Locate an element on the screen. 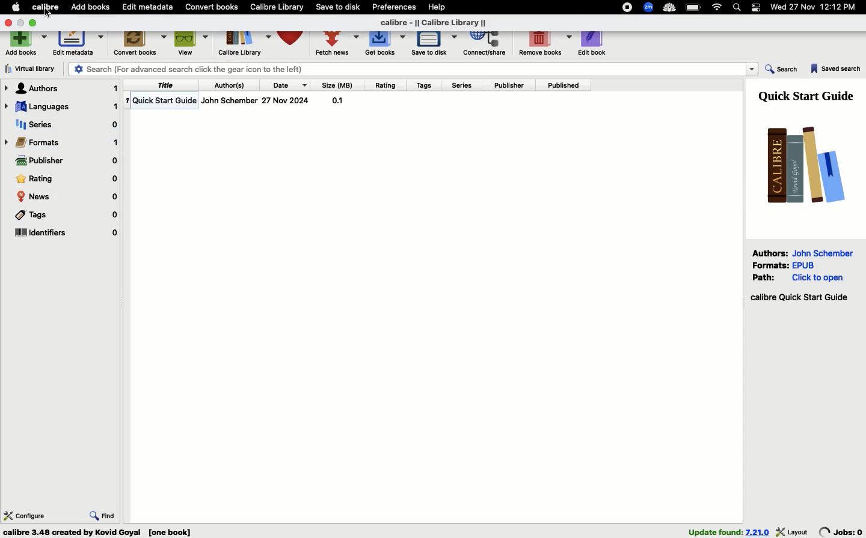 The height and width of the screenshot is (538, 866). cursor is located at coordinates (48, 14).